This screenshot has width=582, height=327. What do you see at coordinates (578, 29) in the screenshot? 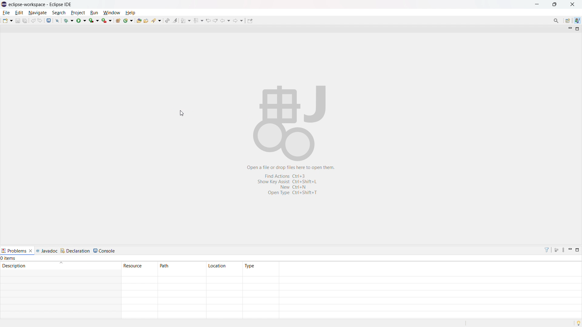
I see `maximize` at bounding box center [578, 29].